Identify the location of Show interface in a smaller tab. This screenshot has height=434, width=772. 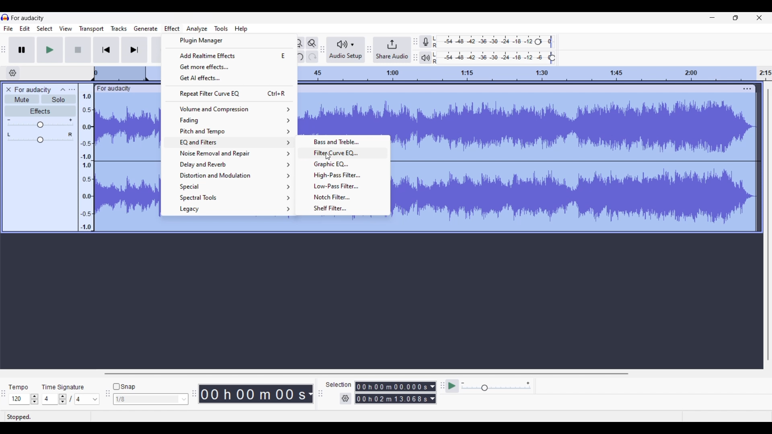
(735, 18).